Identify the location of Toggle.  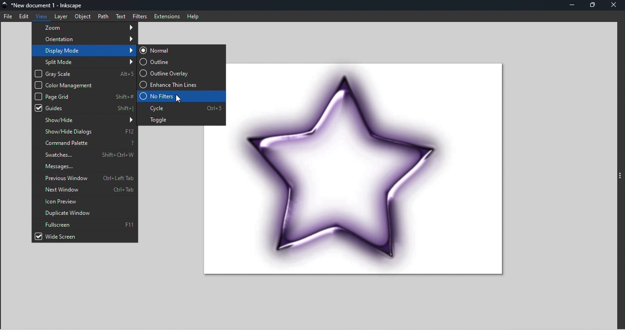
(182, 120).